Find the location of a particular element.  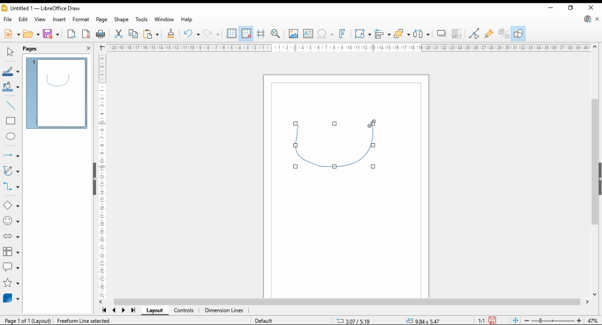

first page is located at coordinates (104, 310).